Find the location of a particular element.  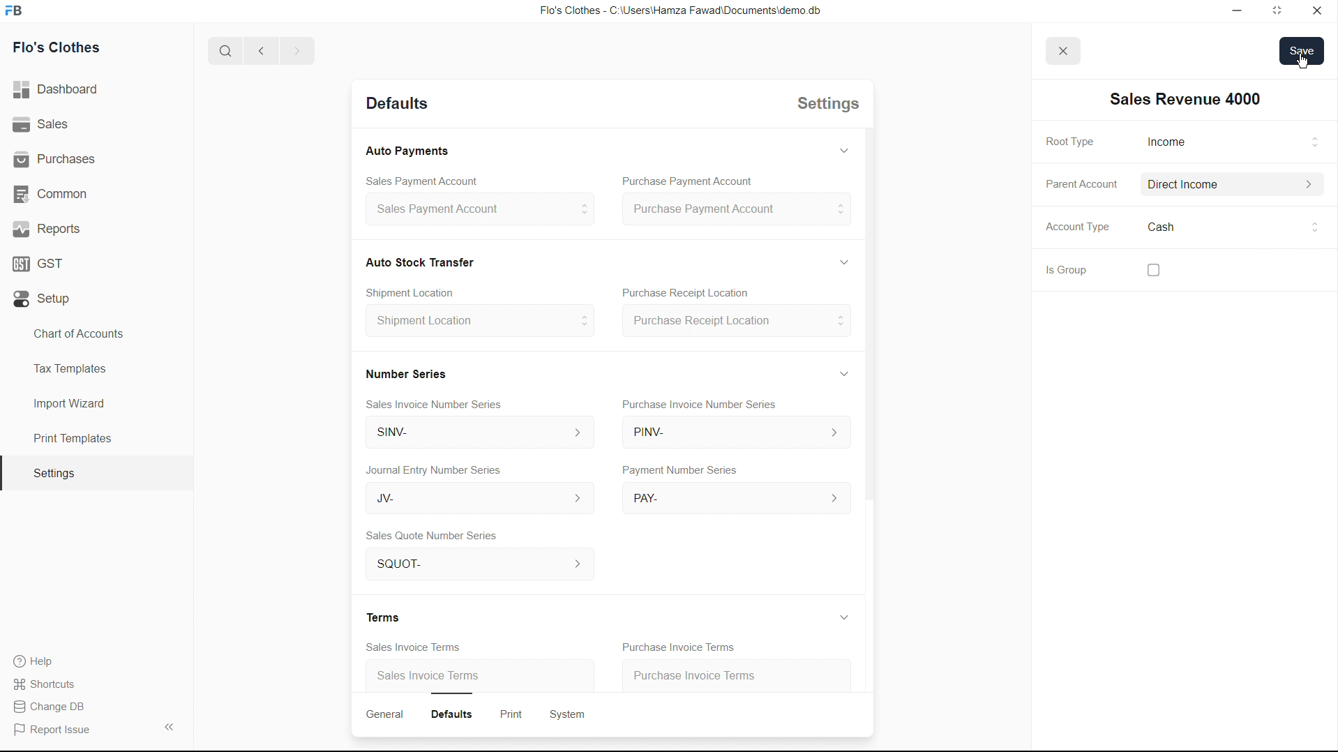

Purchase Receipt Location is located at coordinates (735, 322).